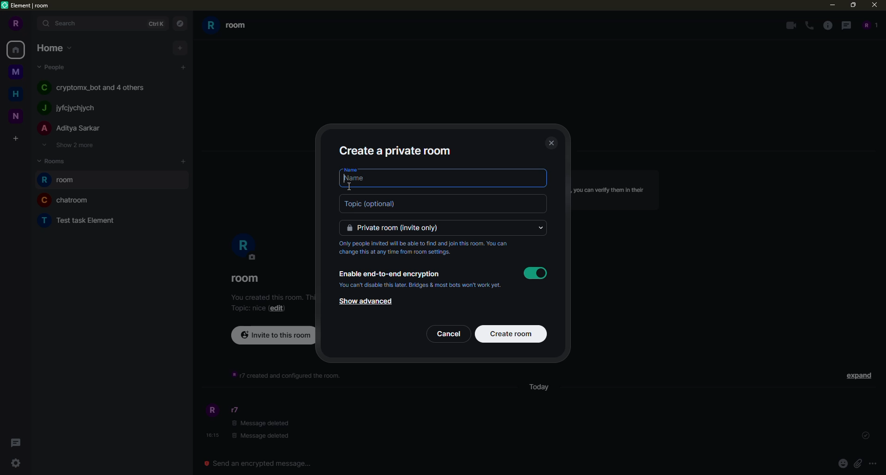 This screenshot has height=475, width=886. What do you see at coordinates (277, 308) in the screenshot?
I see `edit` at bounding box center [277, 308].